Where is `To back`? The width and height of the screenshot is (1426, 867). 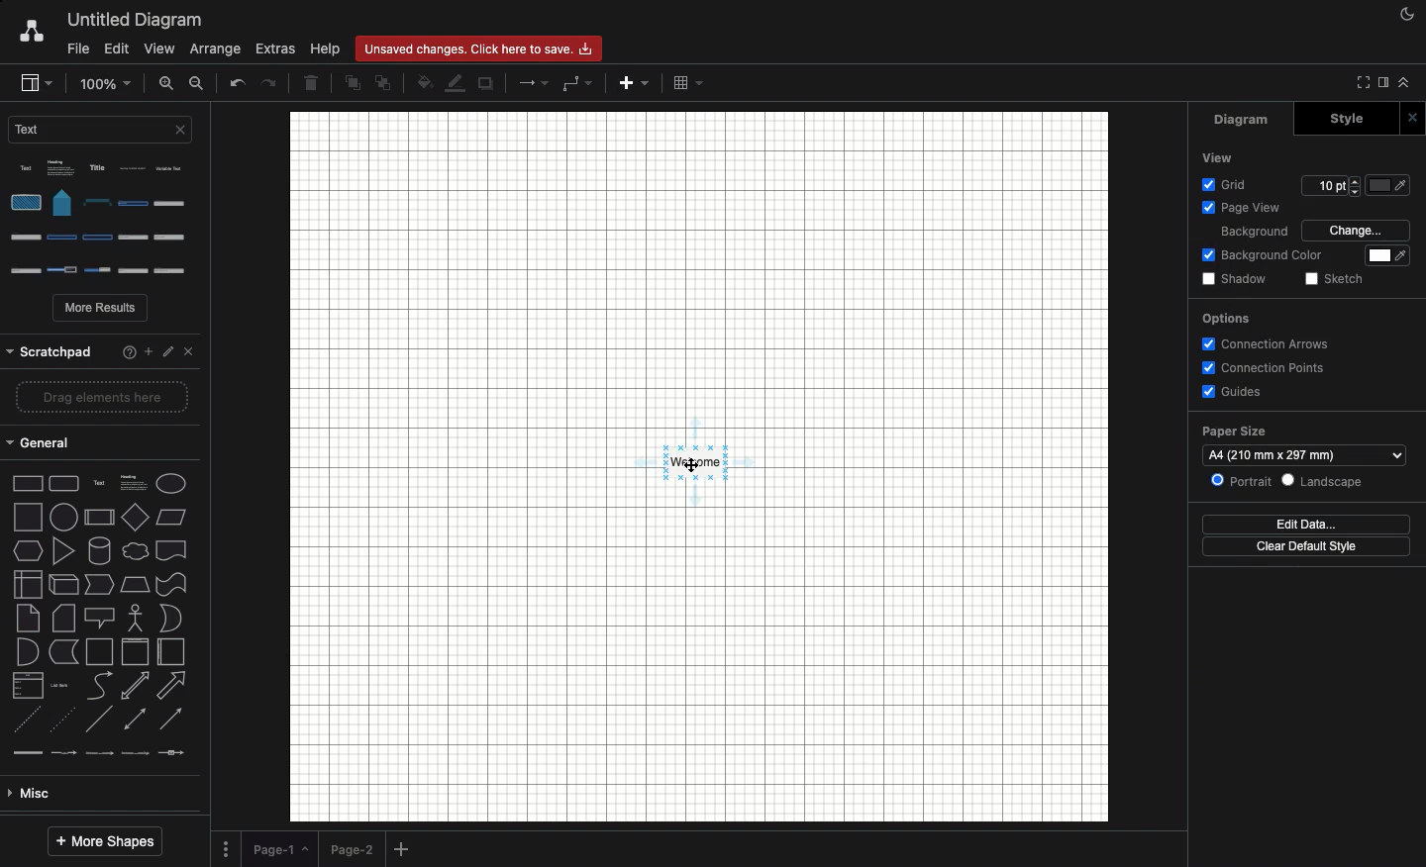 To back is located at coordinates (382, 82).